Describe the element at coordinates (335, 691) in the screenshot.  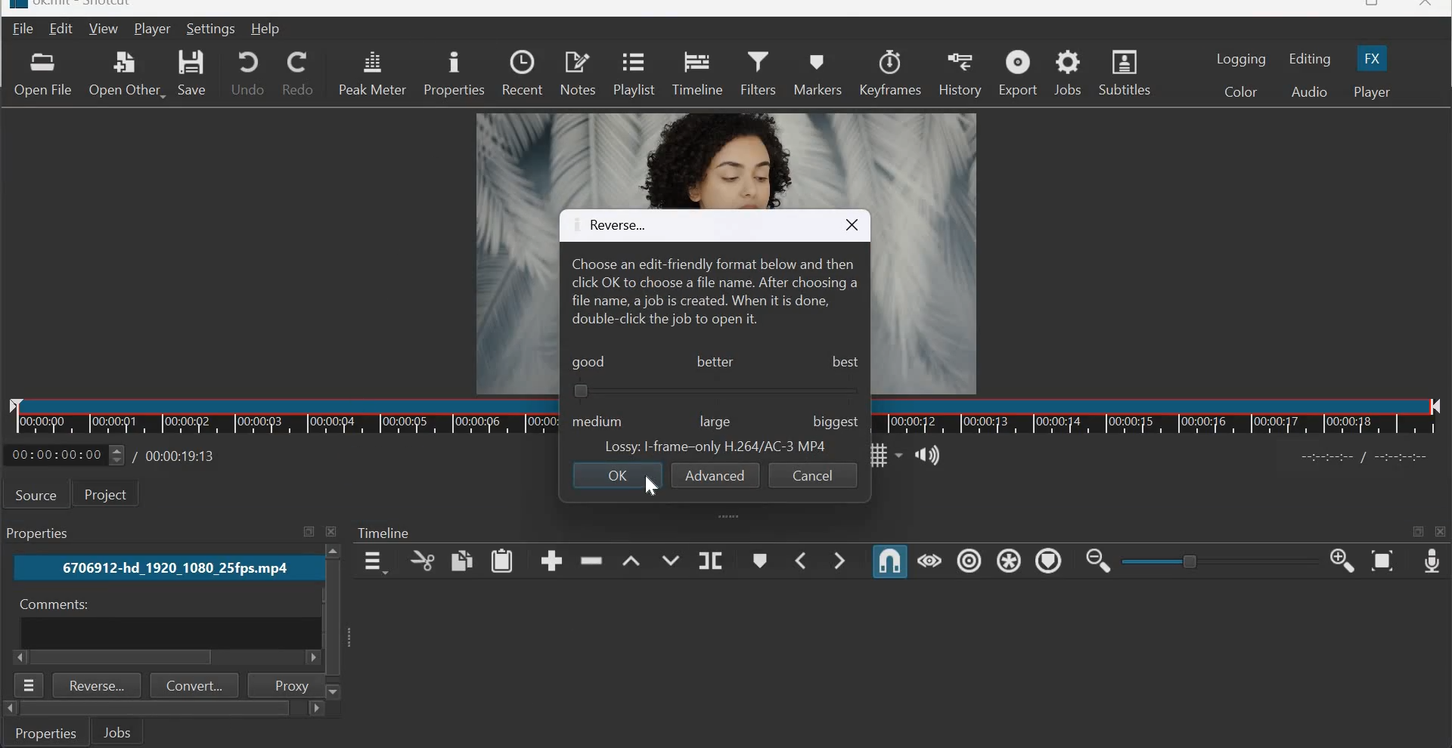
I see `scroll down` at that location.